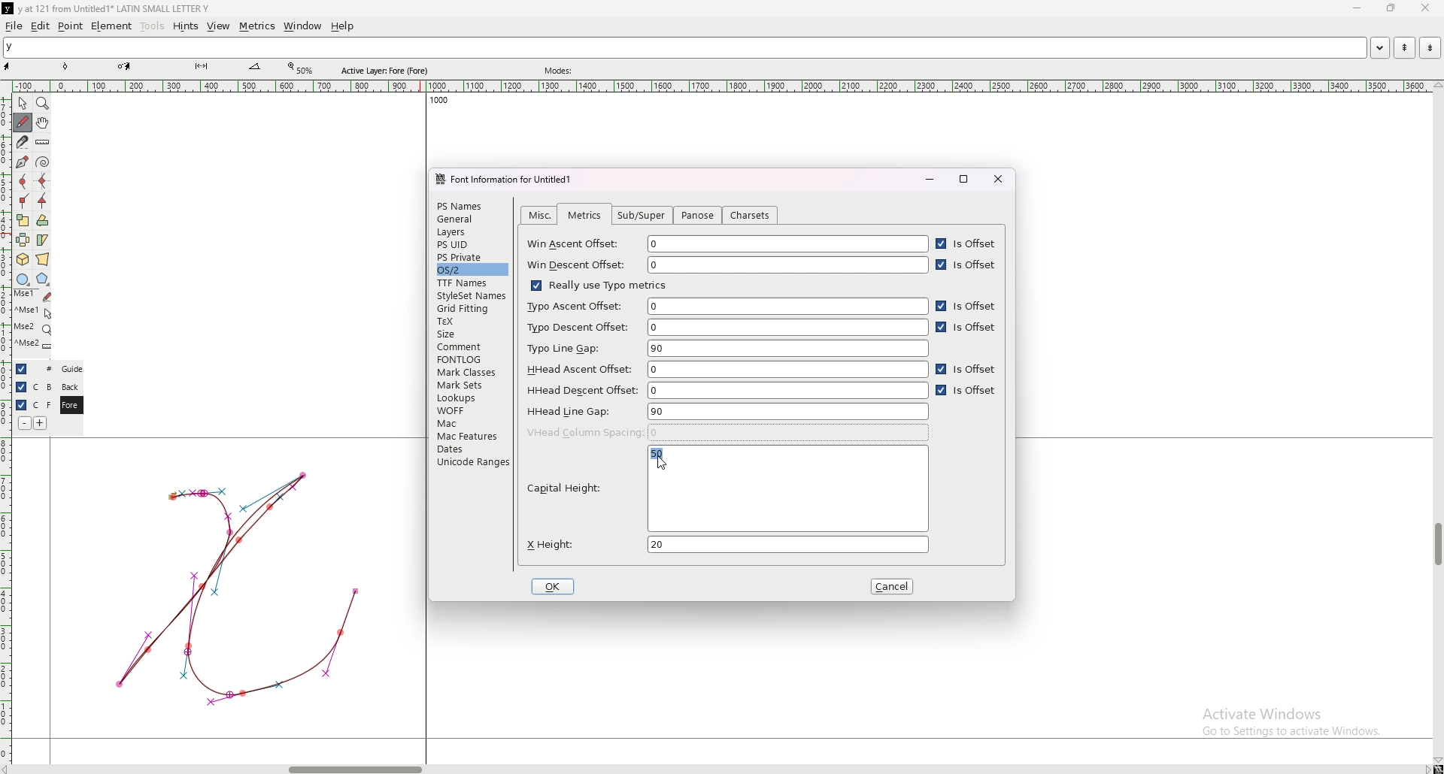  I want to click on add a tangent point, so click(43, 201).